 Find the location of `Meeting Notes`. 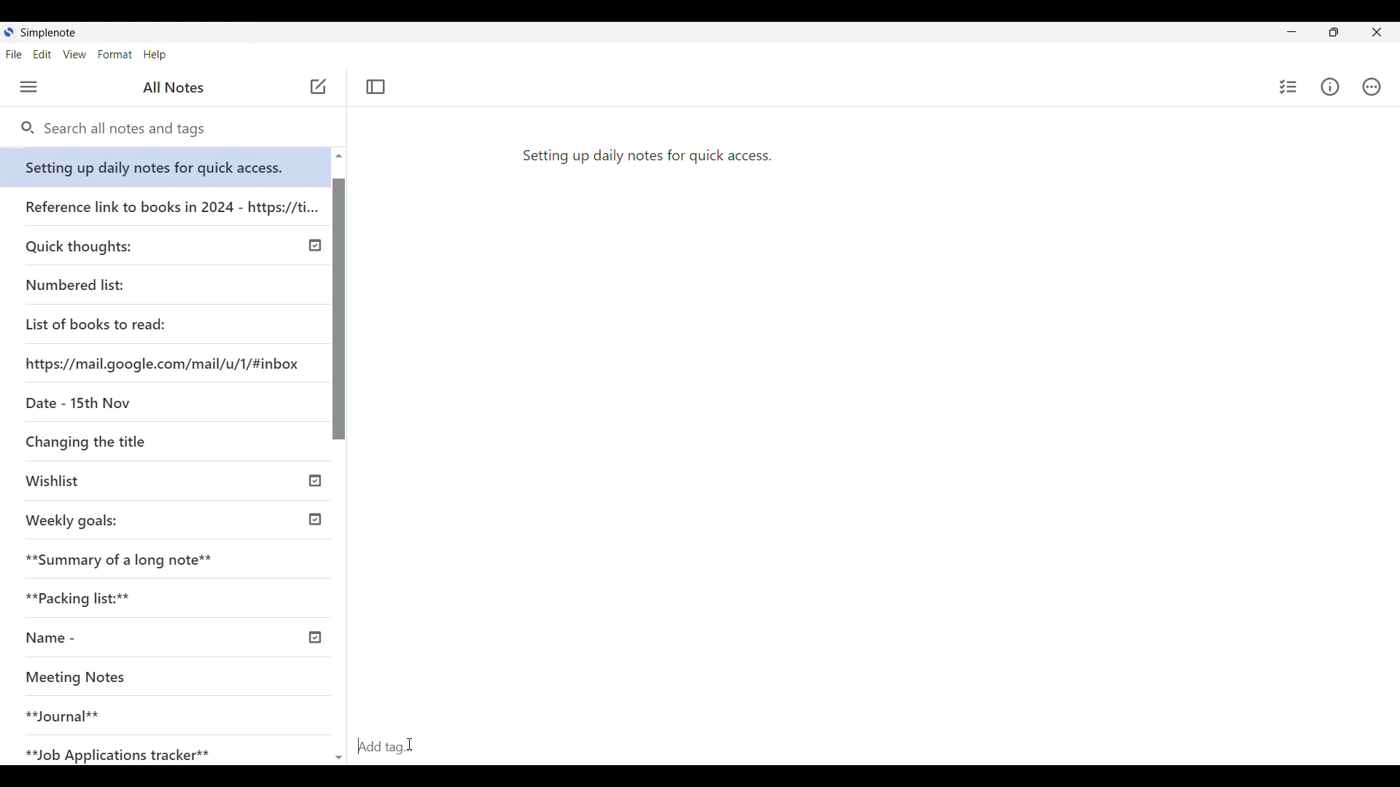

Meeting Notes is located at coordinates (147, 678).